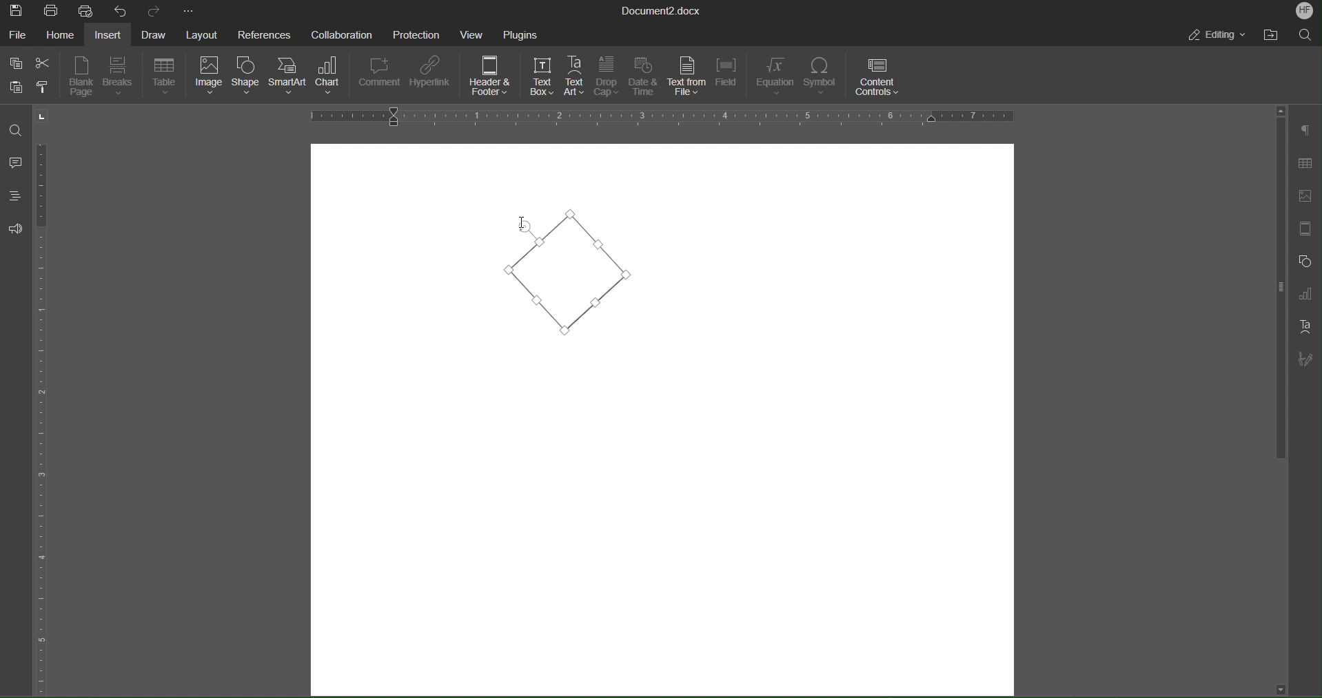  I want to click on Insert Image, so click(1303, 196).